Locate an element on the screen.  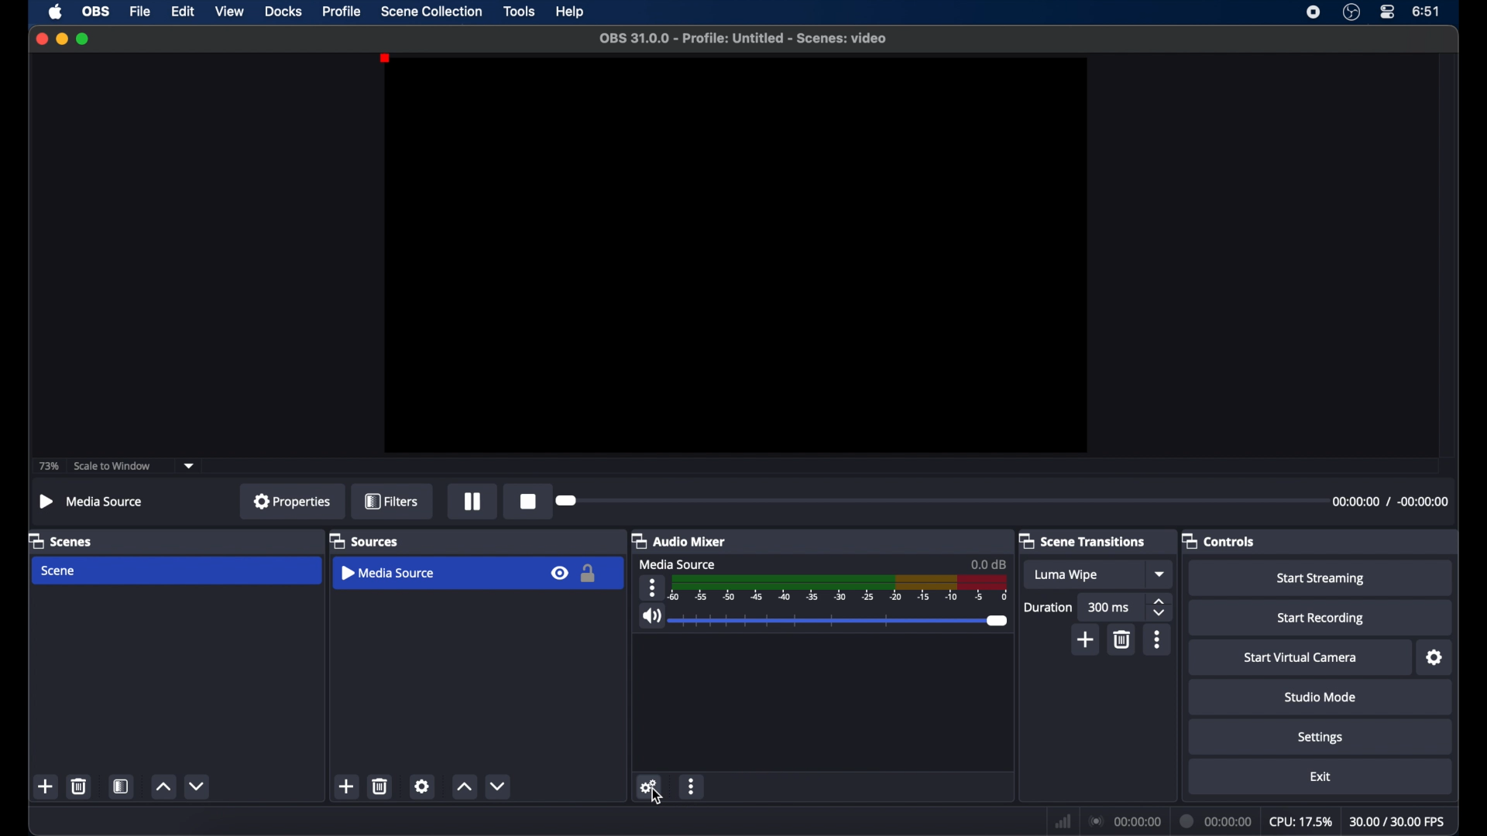
scene collection is located at coordinates (431, 12).